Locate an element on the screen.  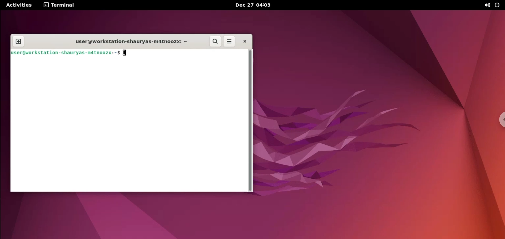
Dec 27 04:03 is located at coordinates (255, 5).